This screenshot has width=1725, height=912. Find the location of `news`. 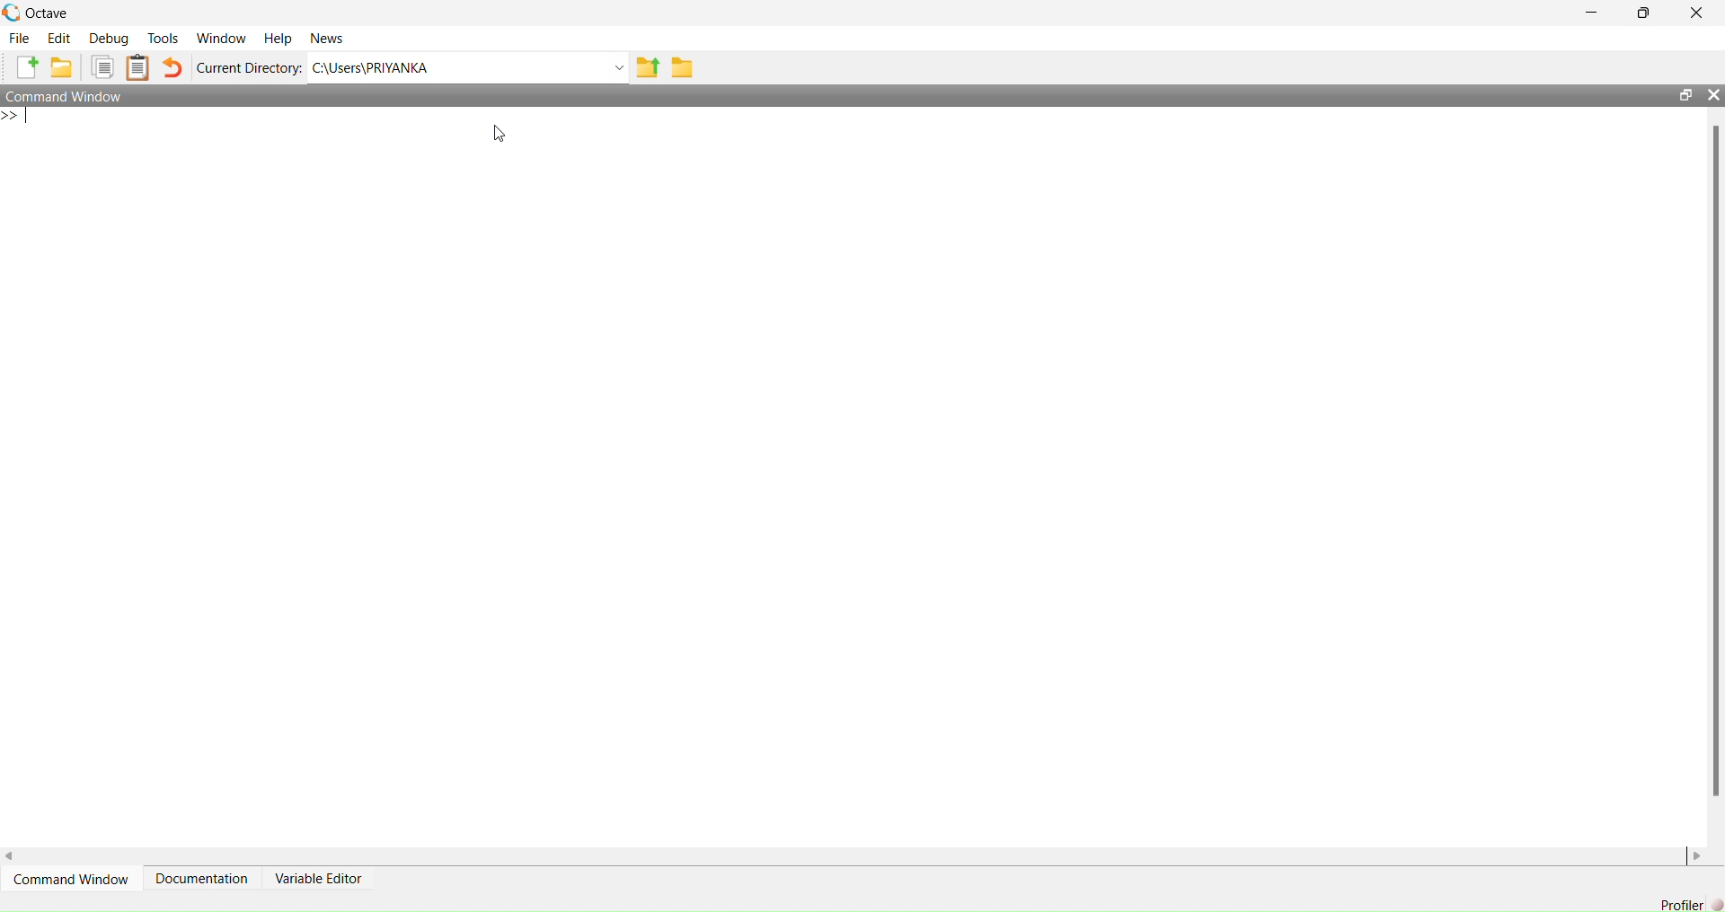

news is located at coordinates (328, 39).